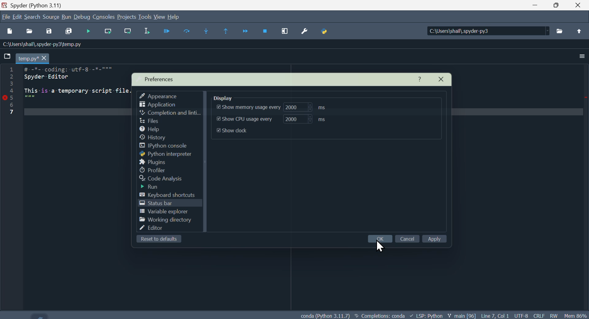 The height and width of the screenshot is (319, 589). I want to click on Search, so click(33, 16).